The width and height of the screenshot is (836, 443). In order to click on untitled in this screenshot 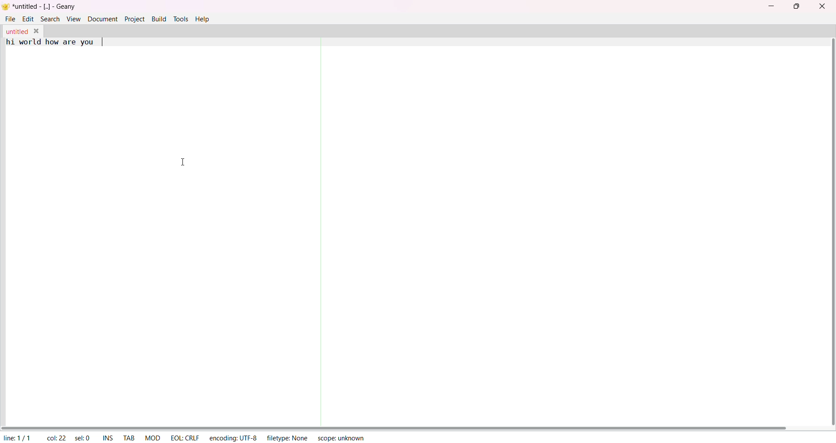, I will do `click(16, 30)`.